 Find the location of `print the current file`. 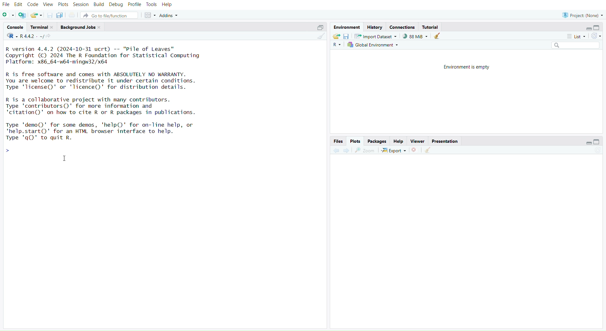

print the current file is located at coordinates (73, 15).